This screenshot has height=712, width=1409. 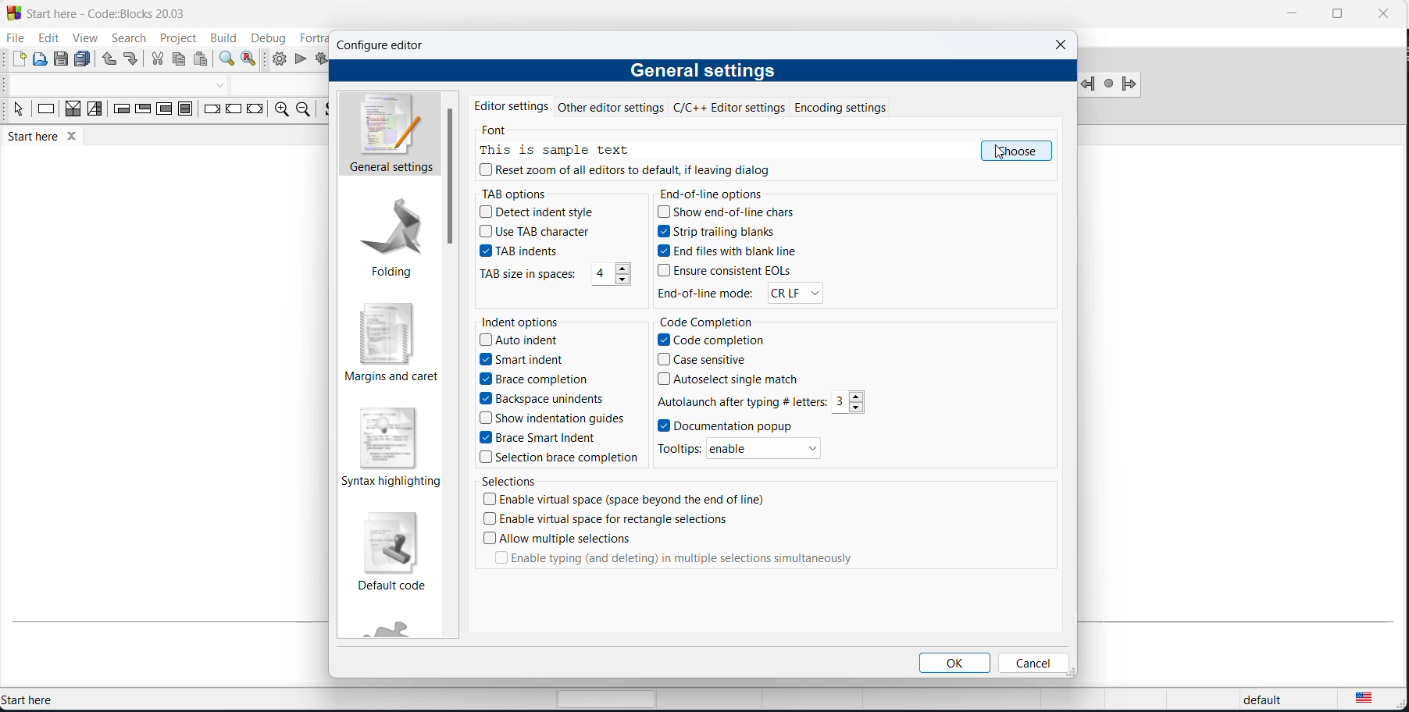 I want to click on end of line mode, so click(x=706, y=293).